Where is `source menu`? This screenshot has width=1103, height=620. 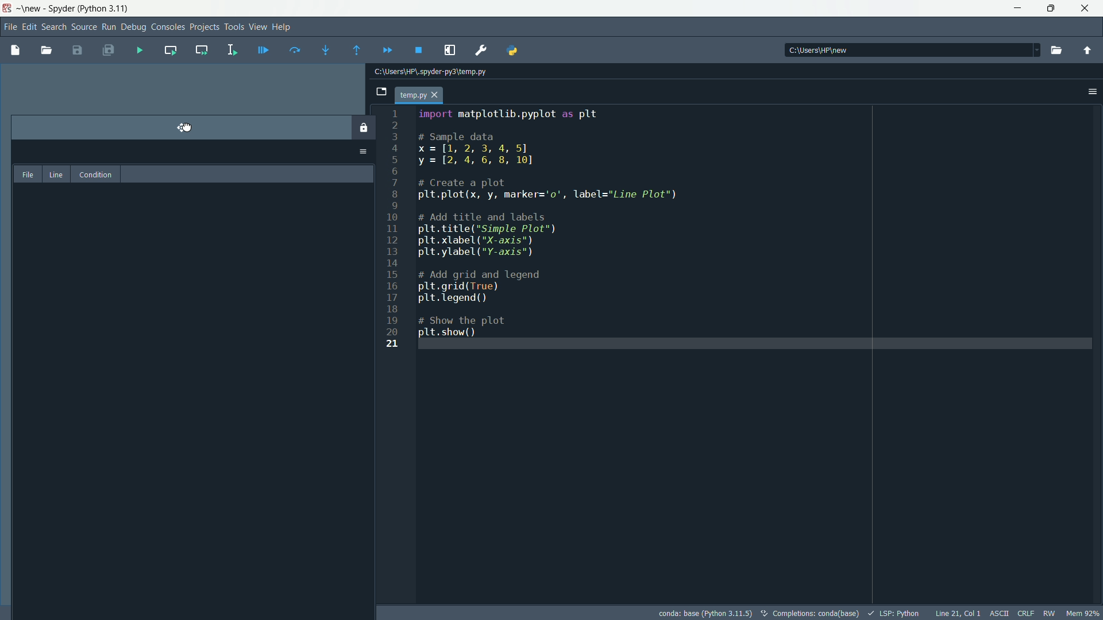
source menu is located at coordinates (83, 28).